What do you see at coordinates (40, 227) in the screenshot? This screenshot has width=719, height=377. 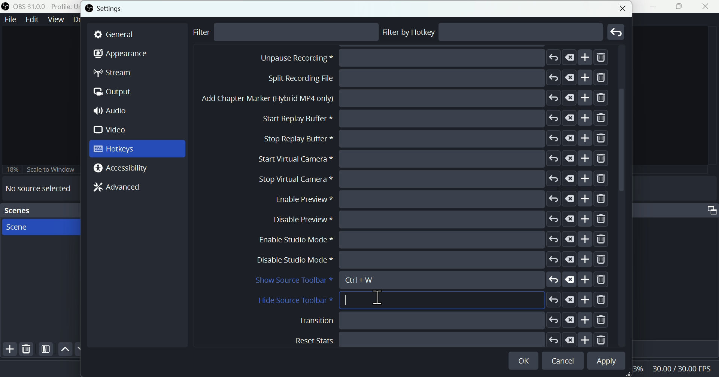 I see `scenes` at bounding box center [40, 227].